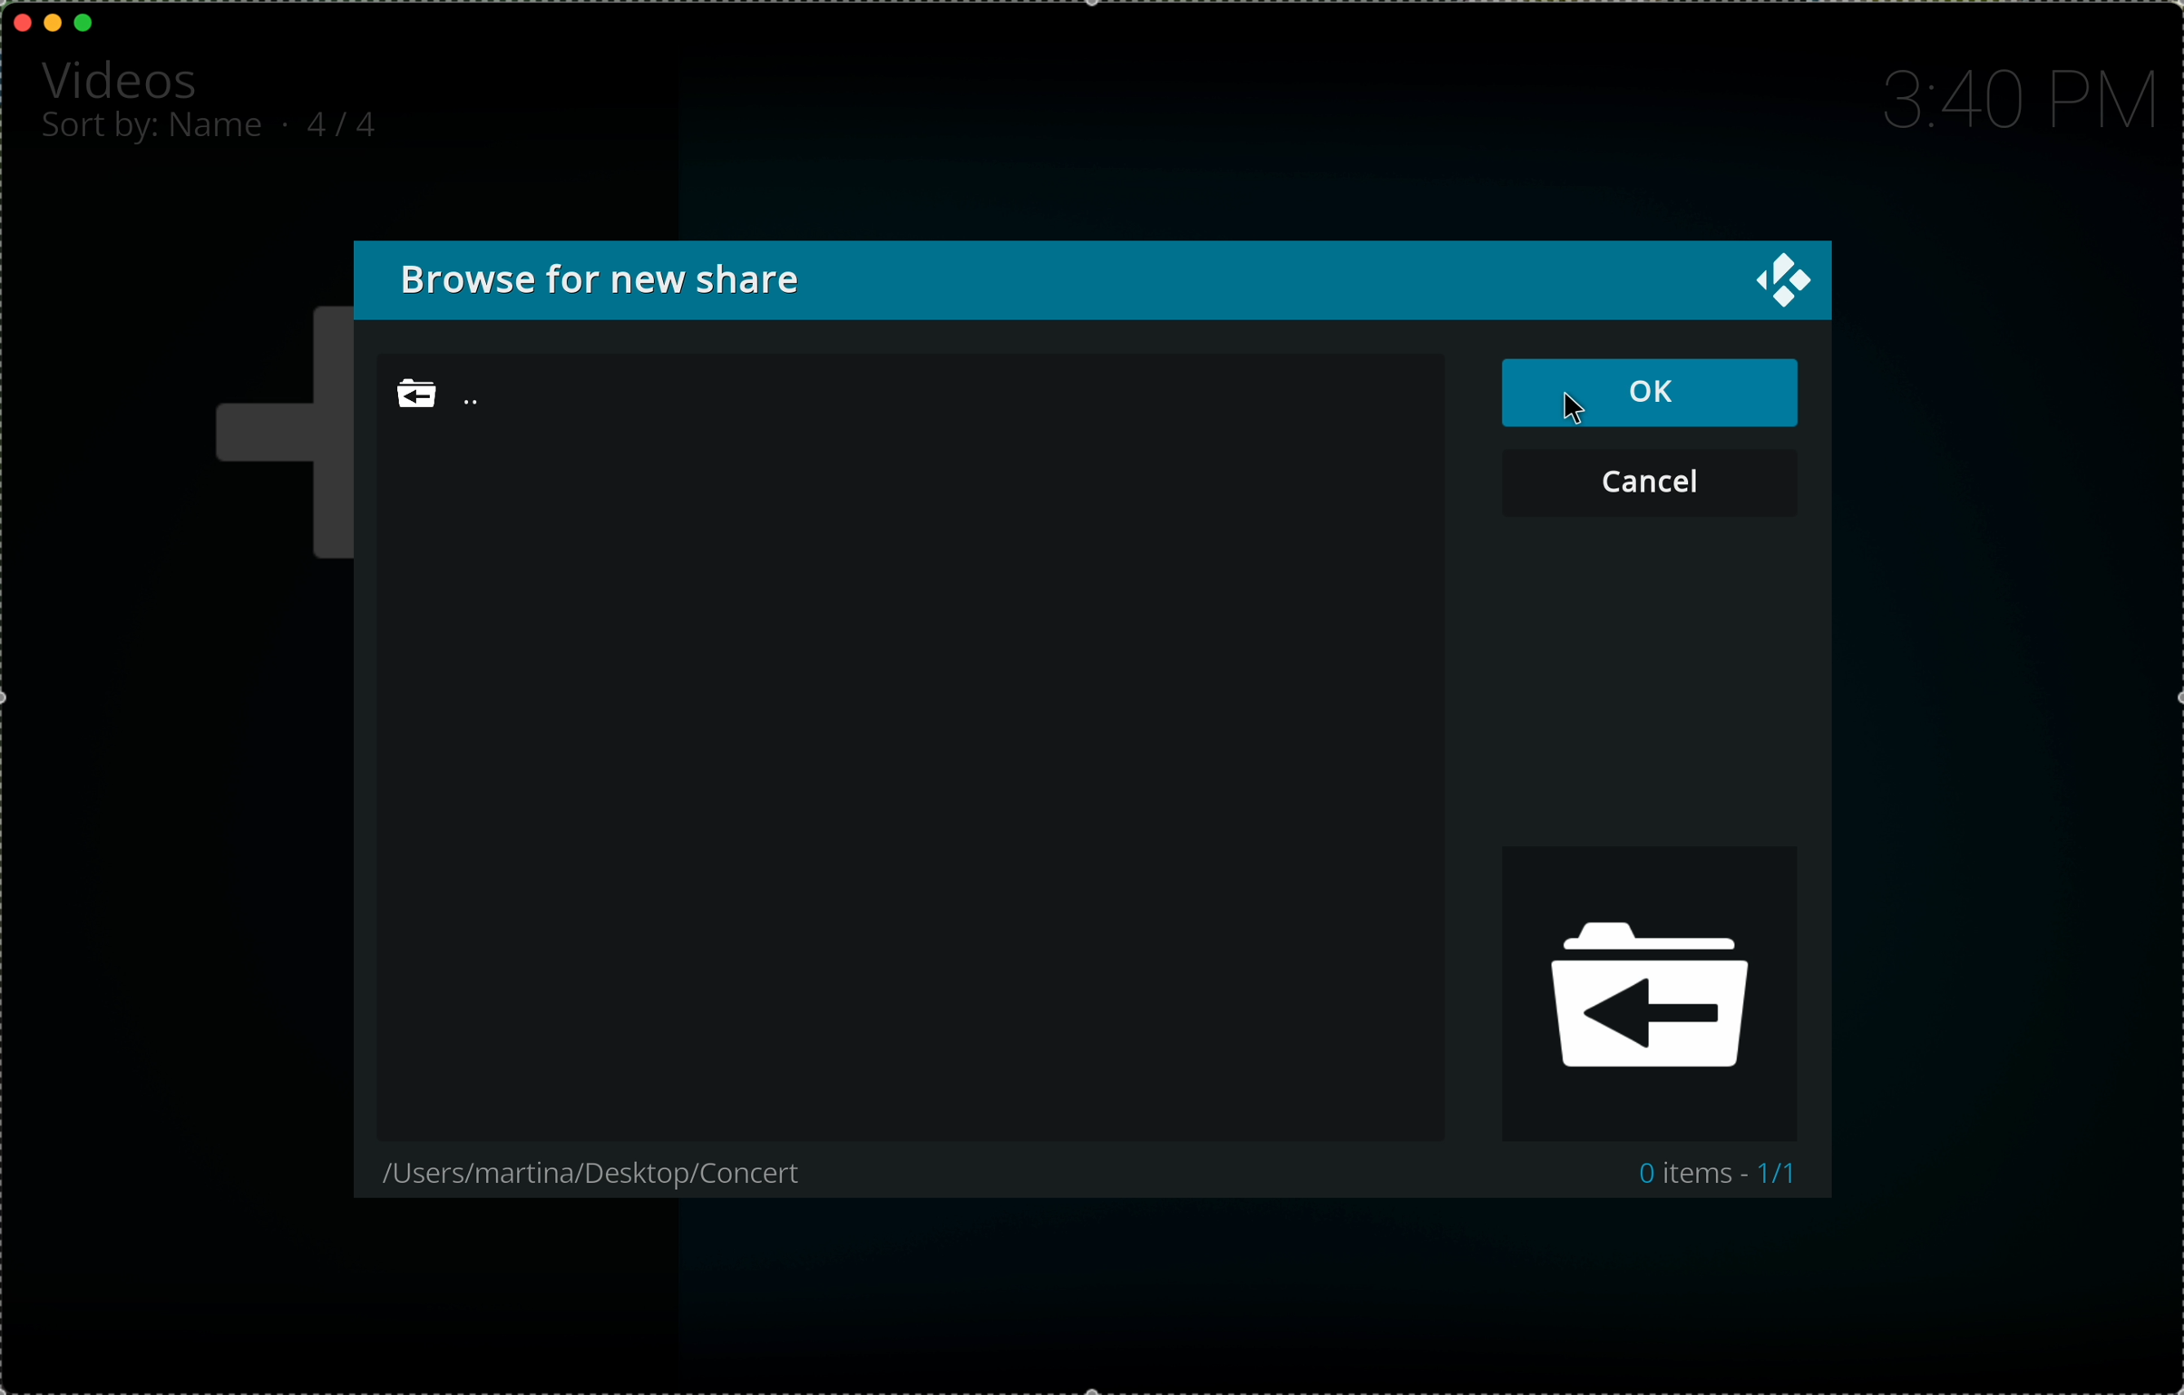  What do you see at coordinates (24, 22) in the screenshot?
I see `close` at bounding box center [24, 22].